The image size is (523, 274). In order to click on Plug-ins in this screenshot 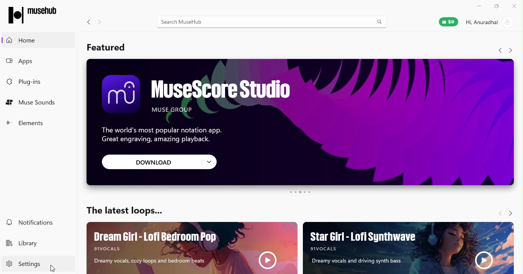, I will do `click(32, 83)`.